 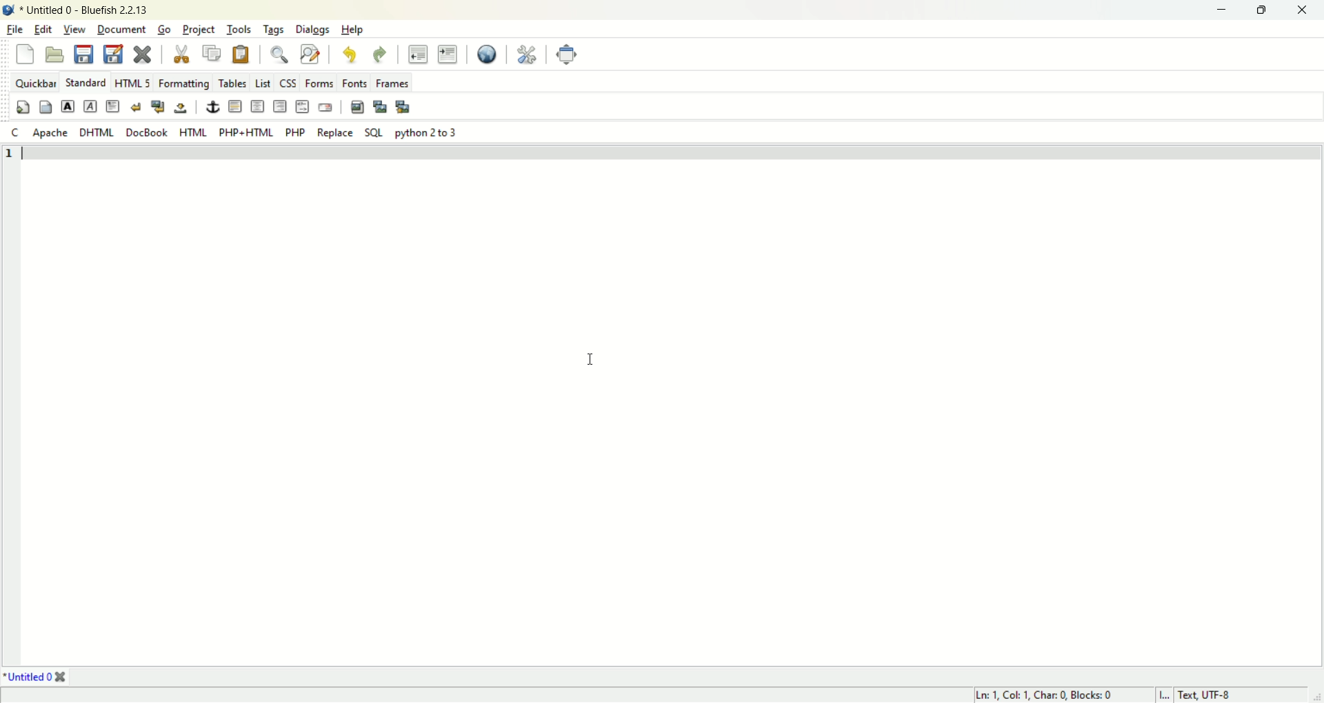 What do you see at coordinates (50, 134) in the screenshot?
I see `apache` at bounding box center [50, 134].